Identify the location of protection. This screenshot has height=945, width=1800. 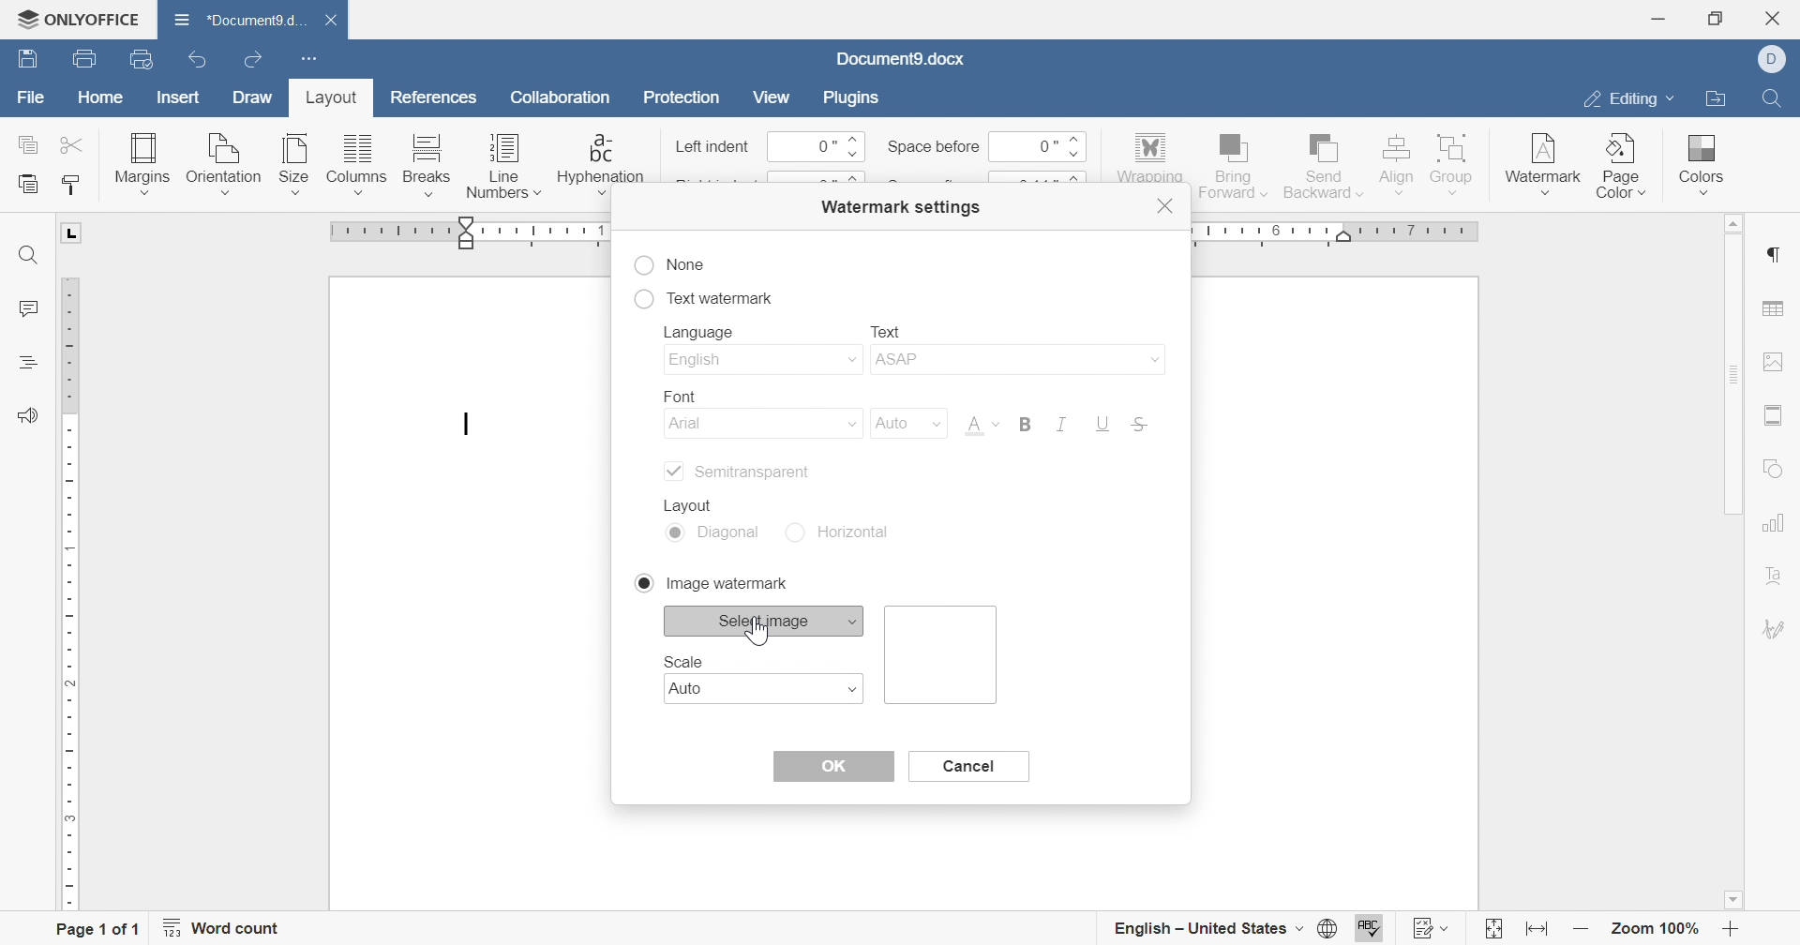
(682, 101).